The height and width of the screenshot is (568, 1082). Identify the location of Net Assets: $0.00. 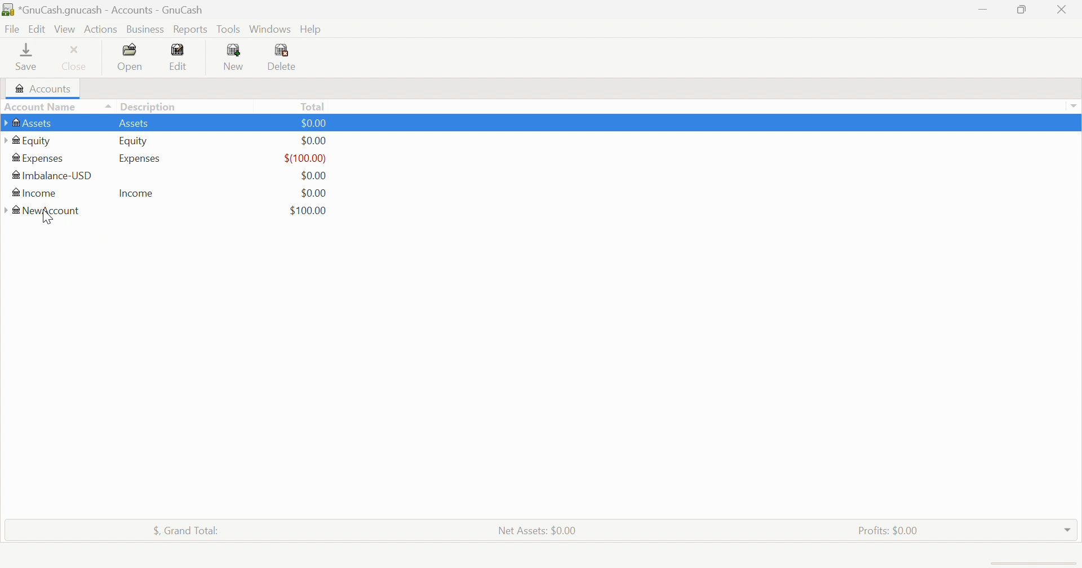
(536, 531).